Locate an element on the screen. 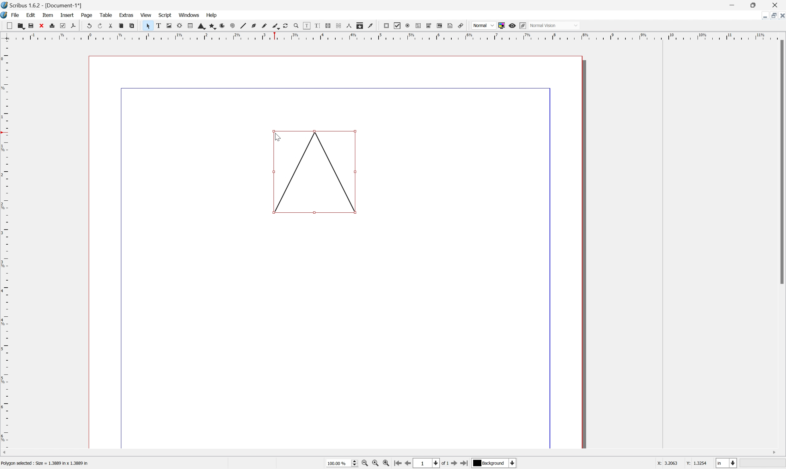 This screenshot has height=469, width=786. Arc is located at coordinates (221, 26).